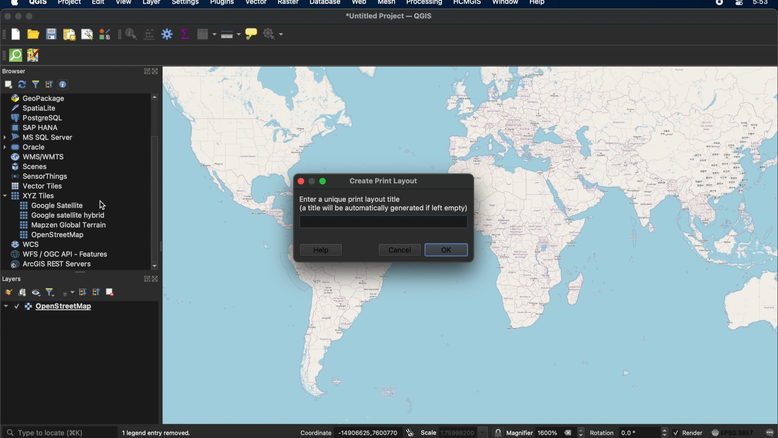  What do you see at coordinates (96, 292) in the screenshot?
I see `collapse all` at bounding box center [96, 292].